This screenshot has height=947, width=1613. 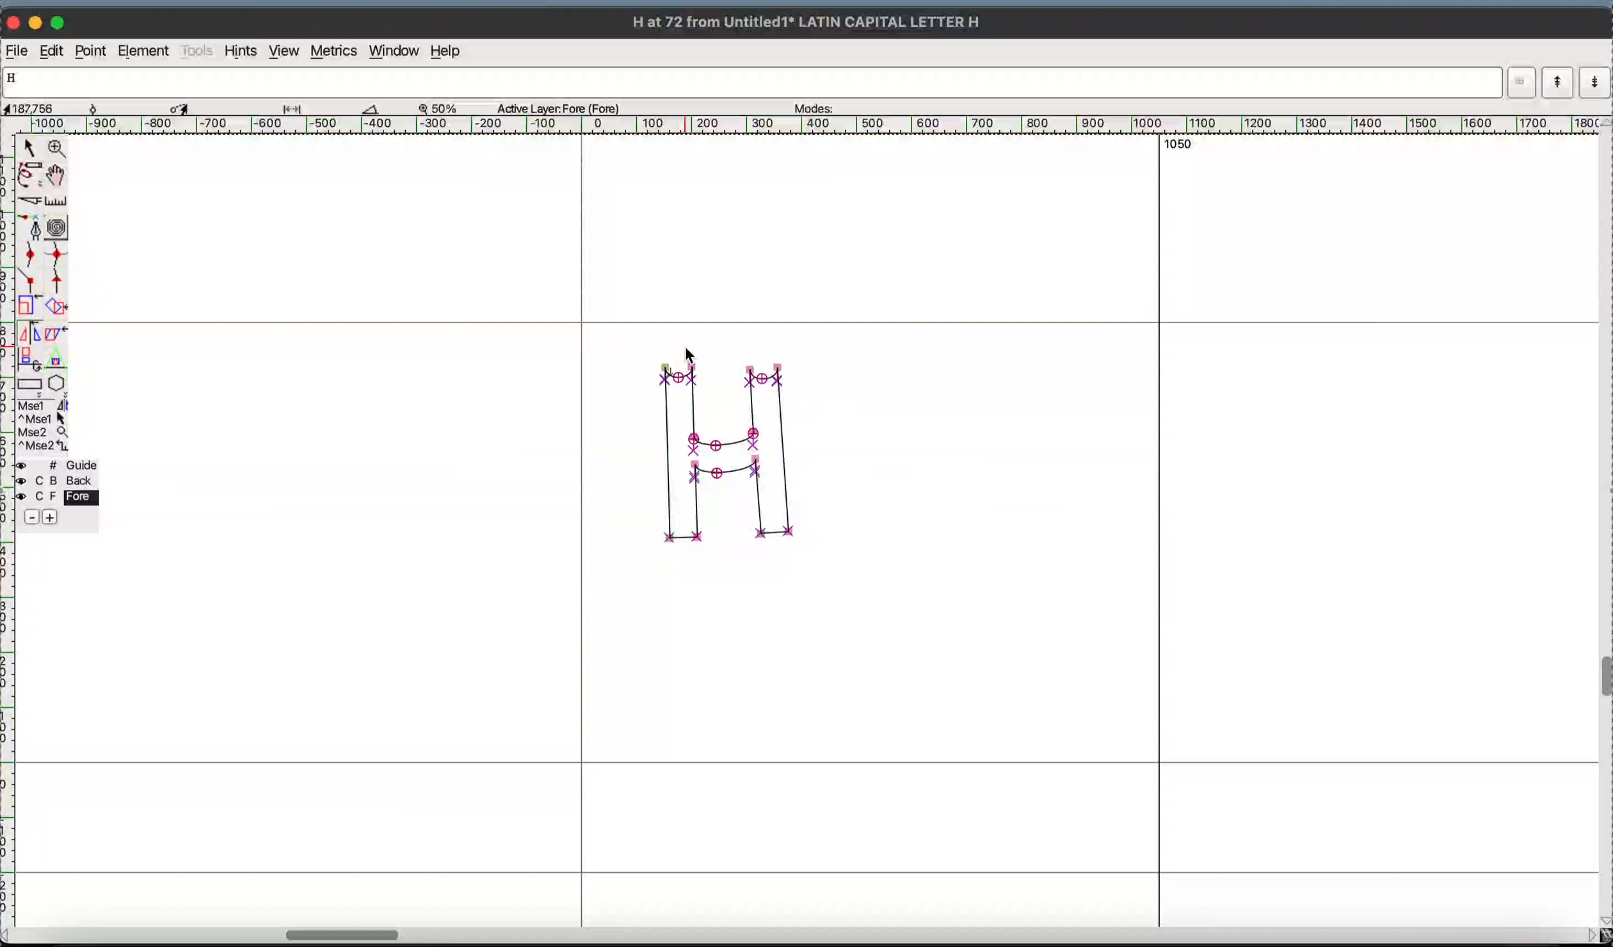 What do you see at coordinates (553, 108) in the screenshot?
I see `Active Layer: Fore (Fore)` at bounding box center [553, 108].